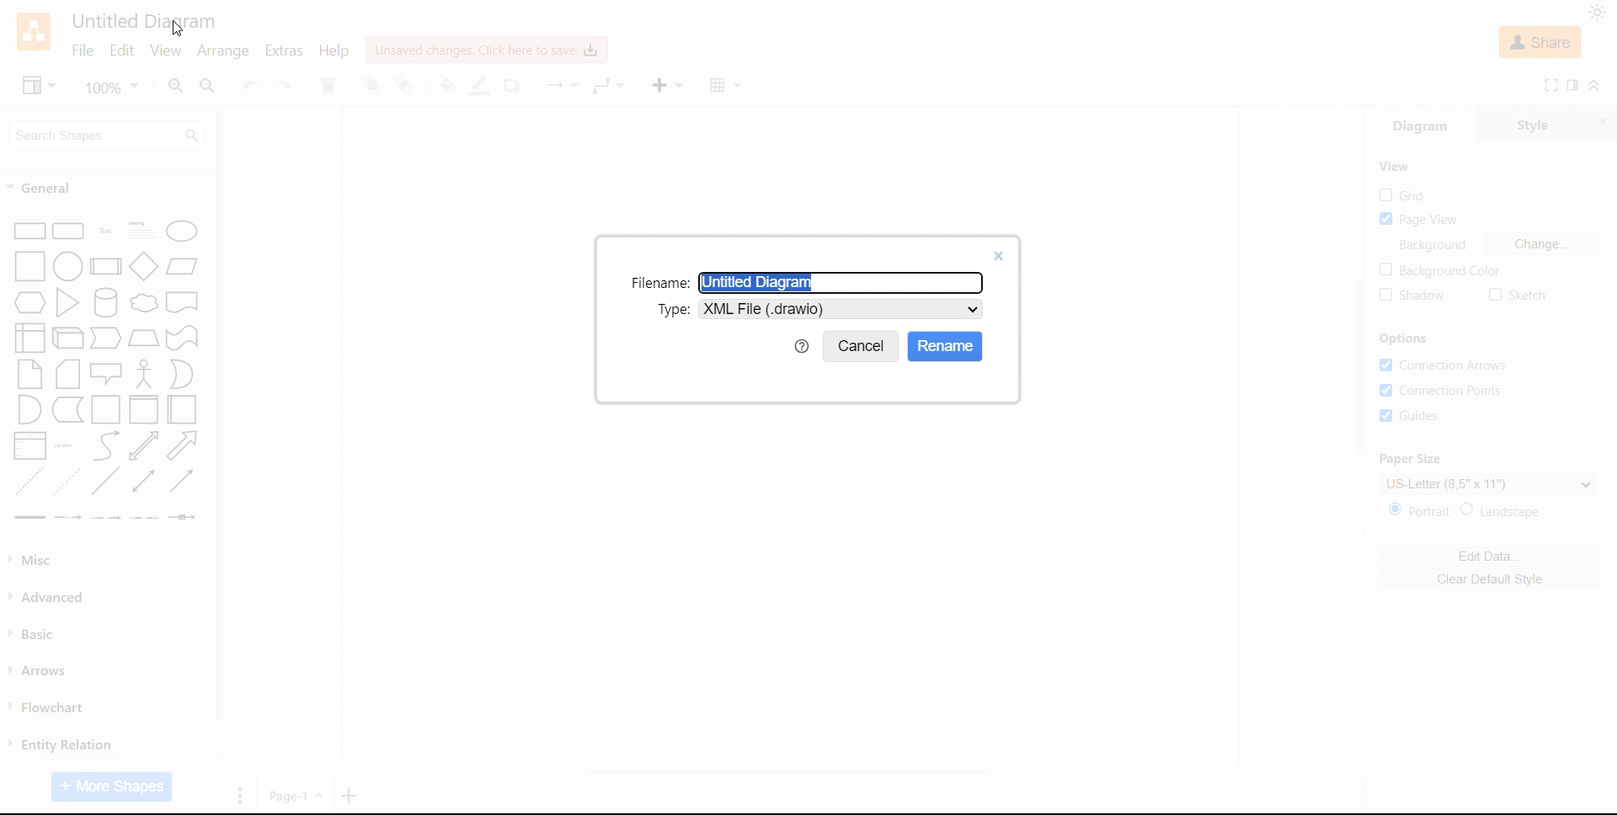 Image resolution: width=1617 pixels, height=815 pixels. Describe the element at coordinates (1419, 220) in the screenshot. I see `Page view ` at that location.